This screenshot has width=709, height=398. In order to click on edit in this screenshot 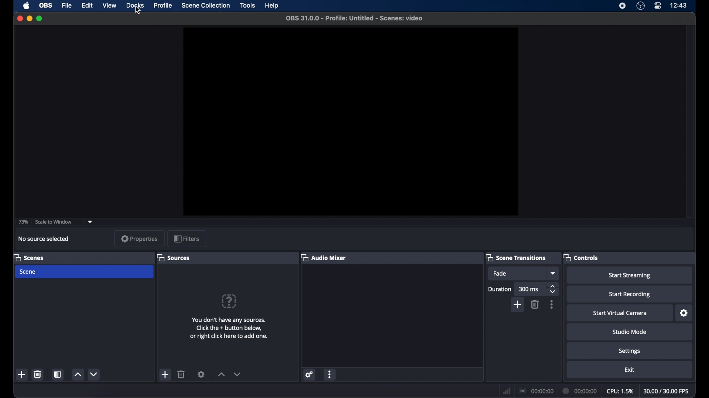, I will do `click(87, 6)`.